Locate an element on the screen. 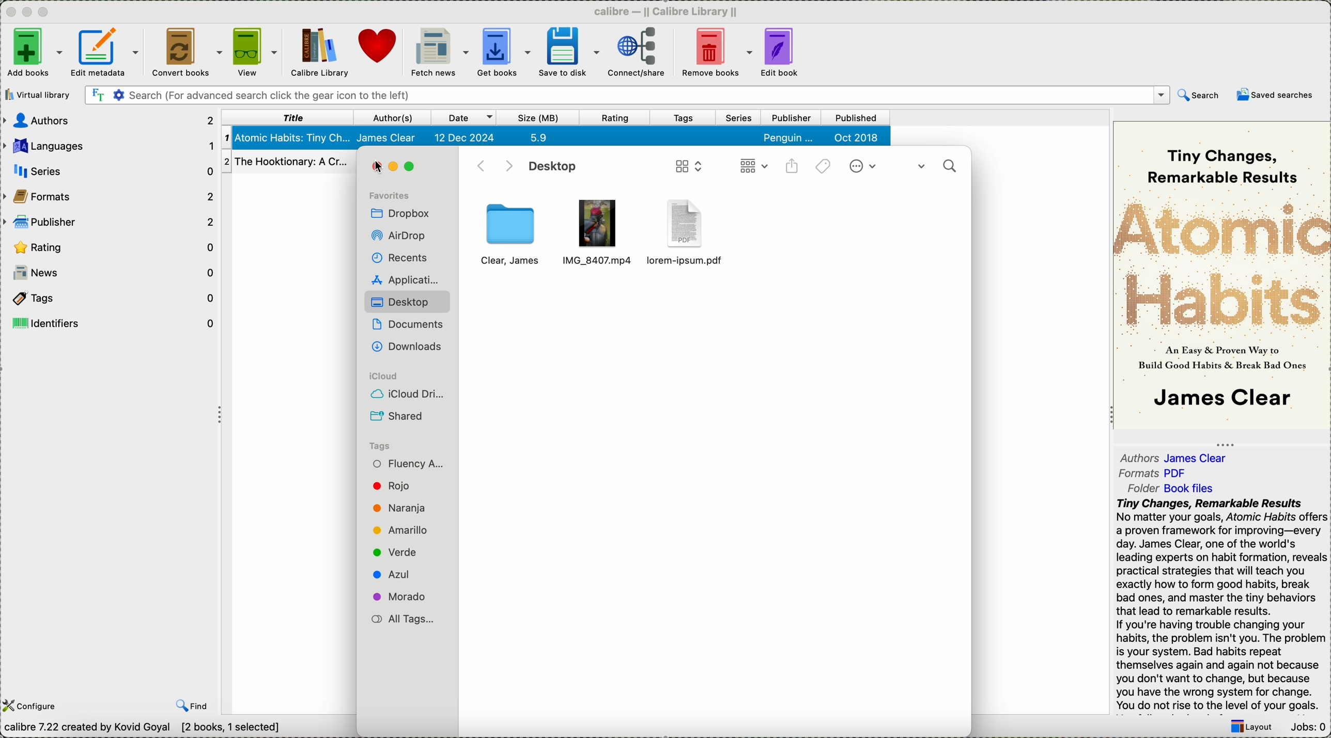 This screenshot has height=738, width=1331. tags is located at coordinates (824, 167).